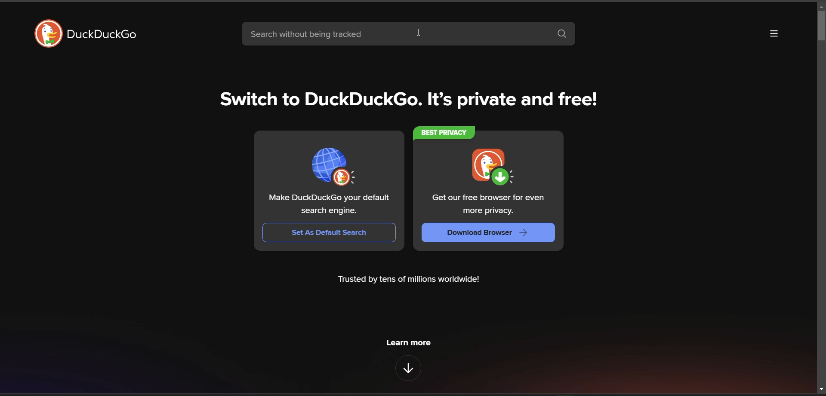 The width and height of the screenshot is (826, 396). Describe the element at coordinates (410, 368) in the screenshot. I see `features` at that location.